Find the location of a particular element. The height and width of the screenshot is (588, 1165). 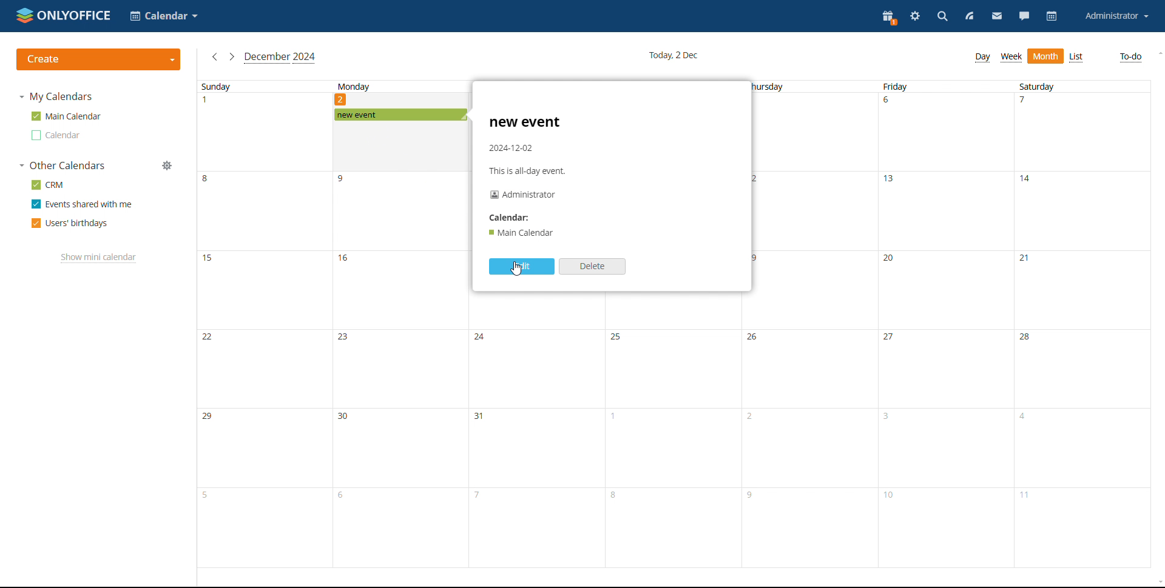

main calendar is located at coordinates (66, 116).